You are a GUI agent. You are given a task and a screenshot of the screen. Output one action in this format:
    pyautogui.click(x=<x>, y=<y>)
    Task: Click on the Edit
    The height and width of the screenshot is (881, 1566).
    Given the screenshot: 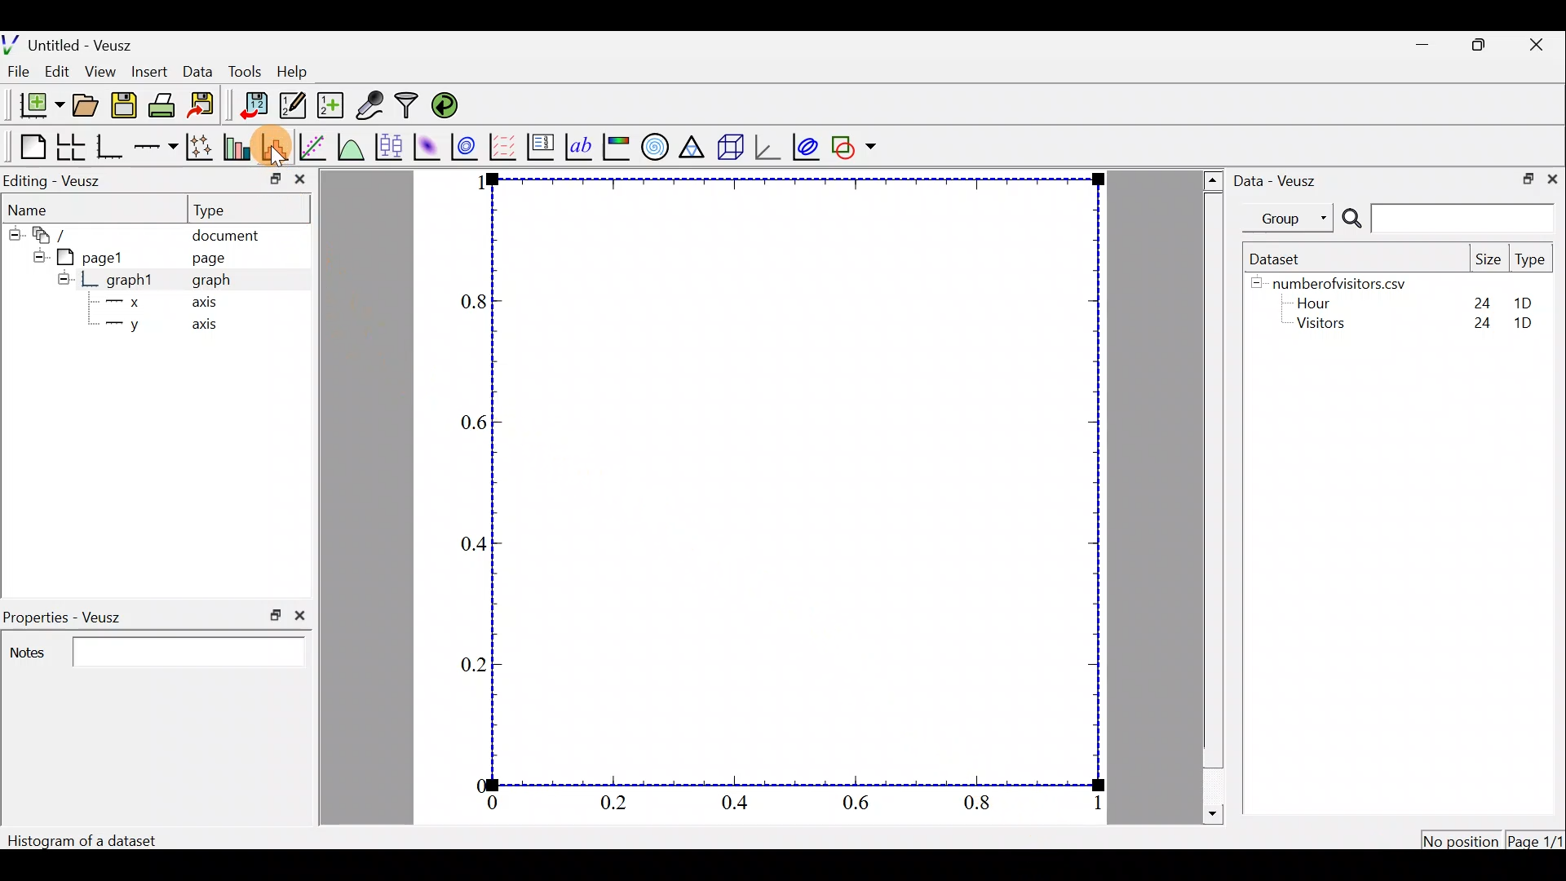 What is the action you would take?
    pyautogui.click(x=59, y=72)
    